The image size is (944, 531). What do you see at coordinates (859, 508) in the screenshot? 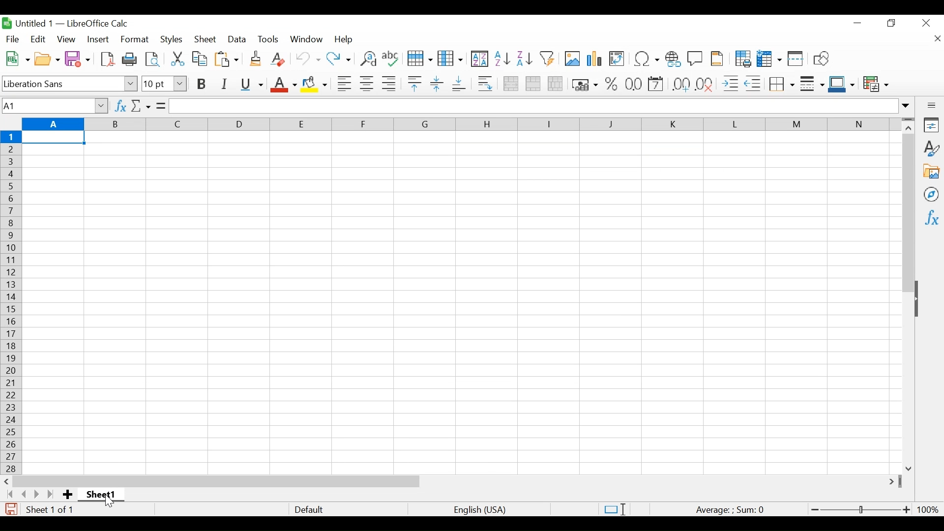
I see `Zoom Slider` at bounding box center [859, 508].